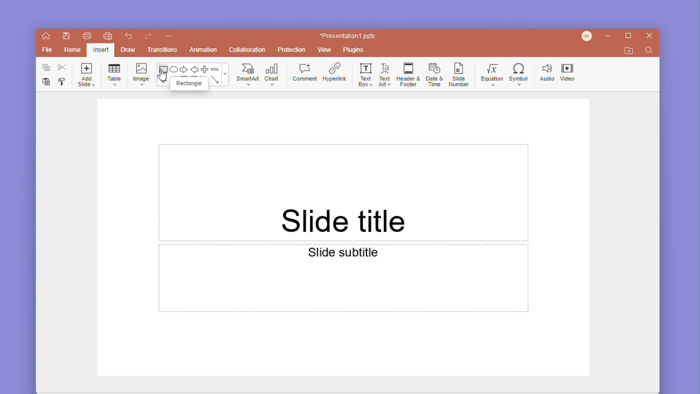  I want to click on table, so click(115, 73).